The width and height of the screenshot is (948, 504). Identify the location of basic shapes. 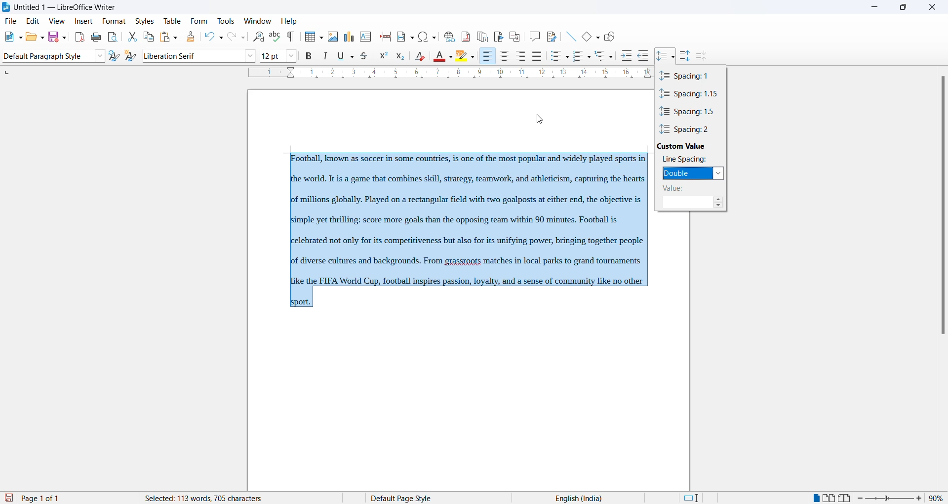
(585, 38).